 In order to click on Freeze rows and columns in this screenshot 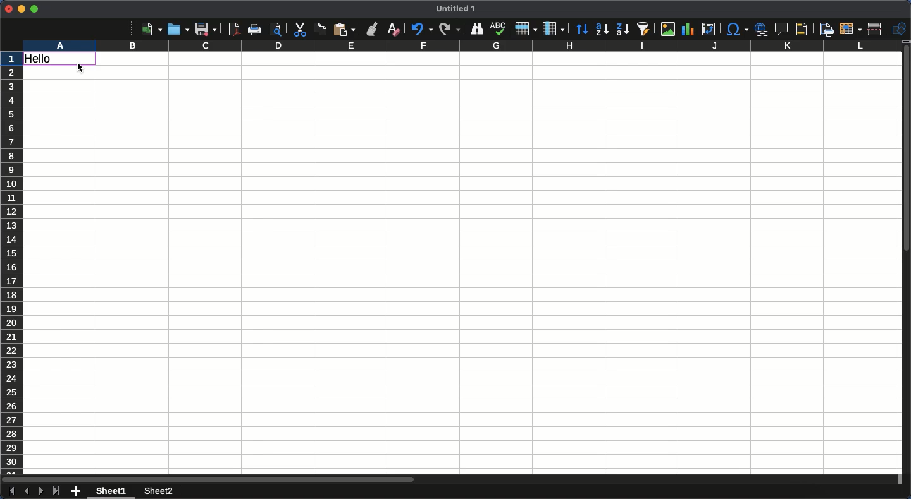, I will do `click(851, 28)`.